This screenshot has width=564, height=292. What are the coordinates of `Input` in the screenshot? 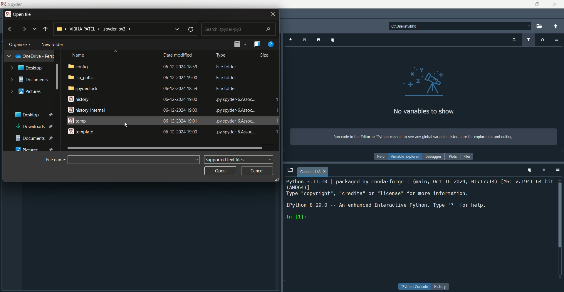 It's located at (135, 159).